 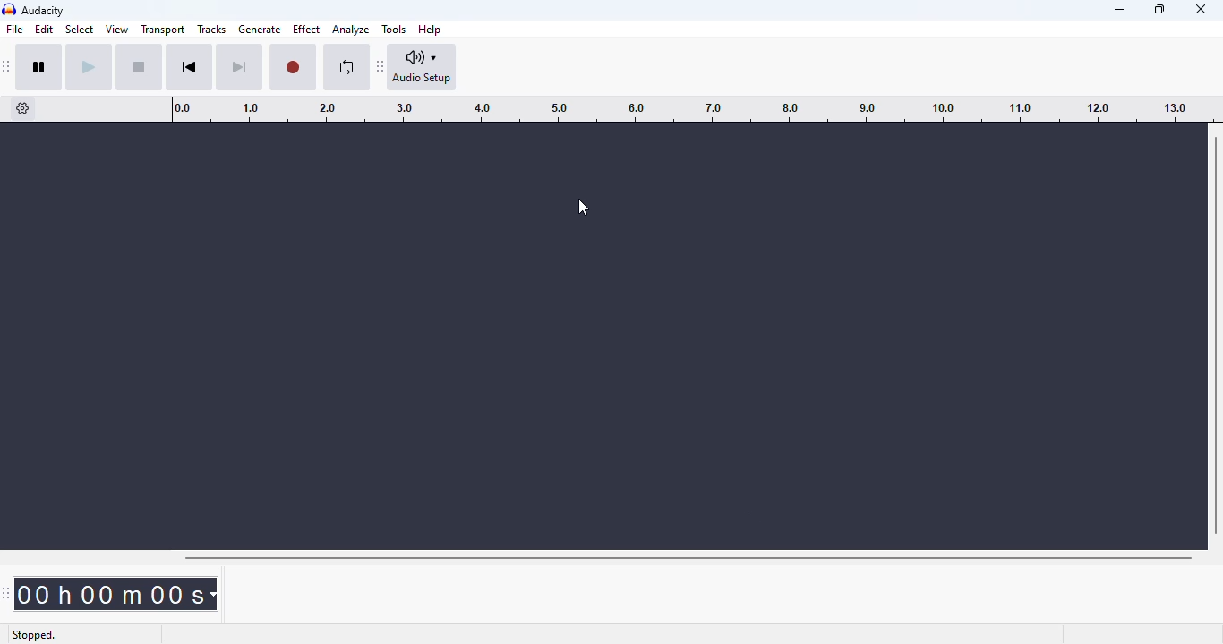 I want to click on cursor, so click(x=583, y=208).